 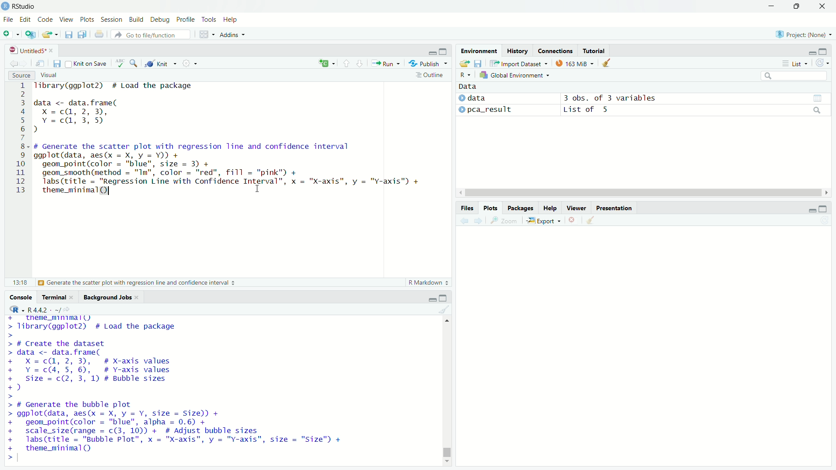 What do you see at coordinates (20, 75) in the screenshot?
I see `Source` at bounding box center [20, 75].